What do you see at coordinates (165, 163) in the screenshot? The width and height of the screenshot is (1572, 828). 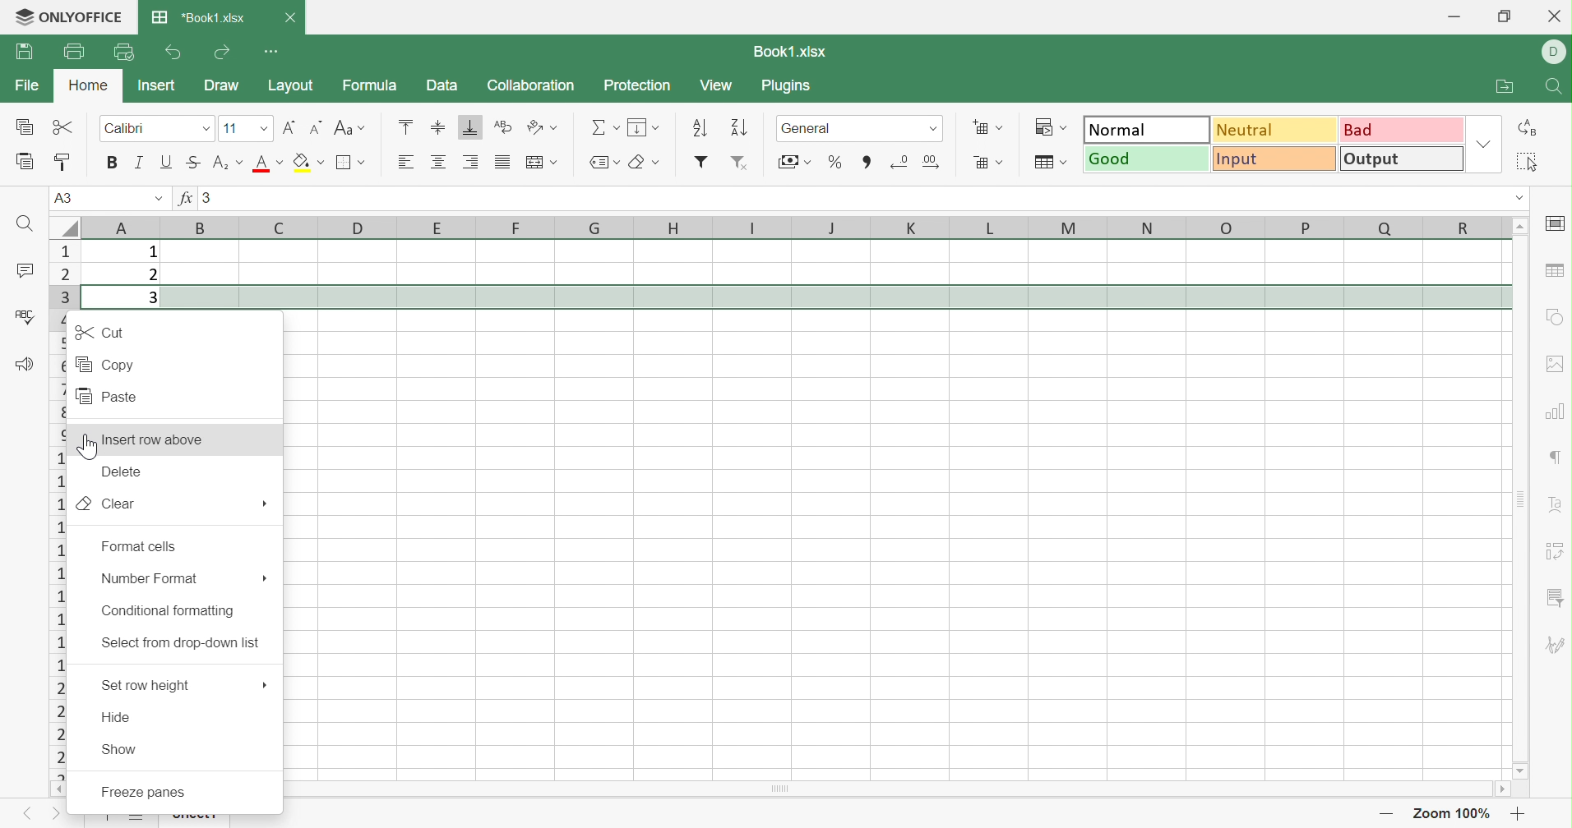 I see `Underline` at bounding box center [165, 163].